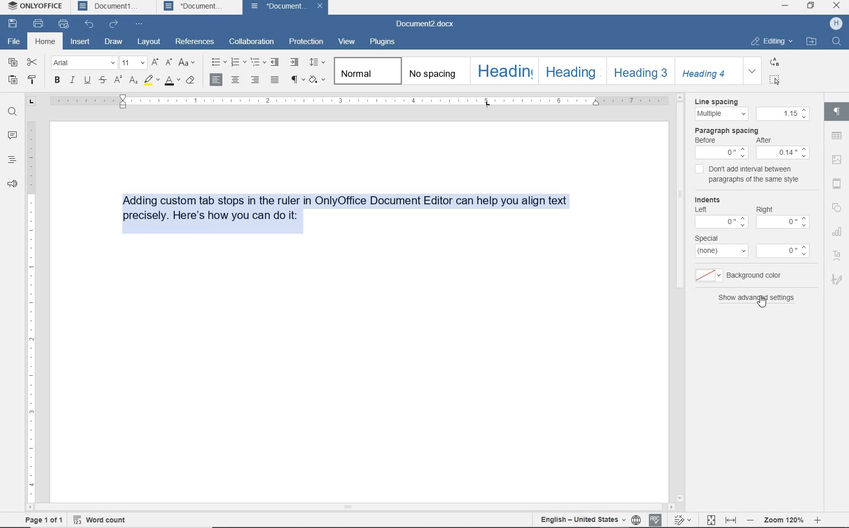  What do you see at coordinates (237, 63) in the screenshot?
I see `numbering` at bounding box center [237, 63].